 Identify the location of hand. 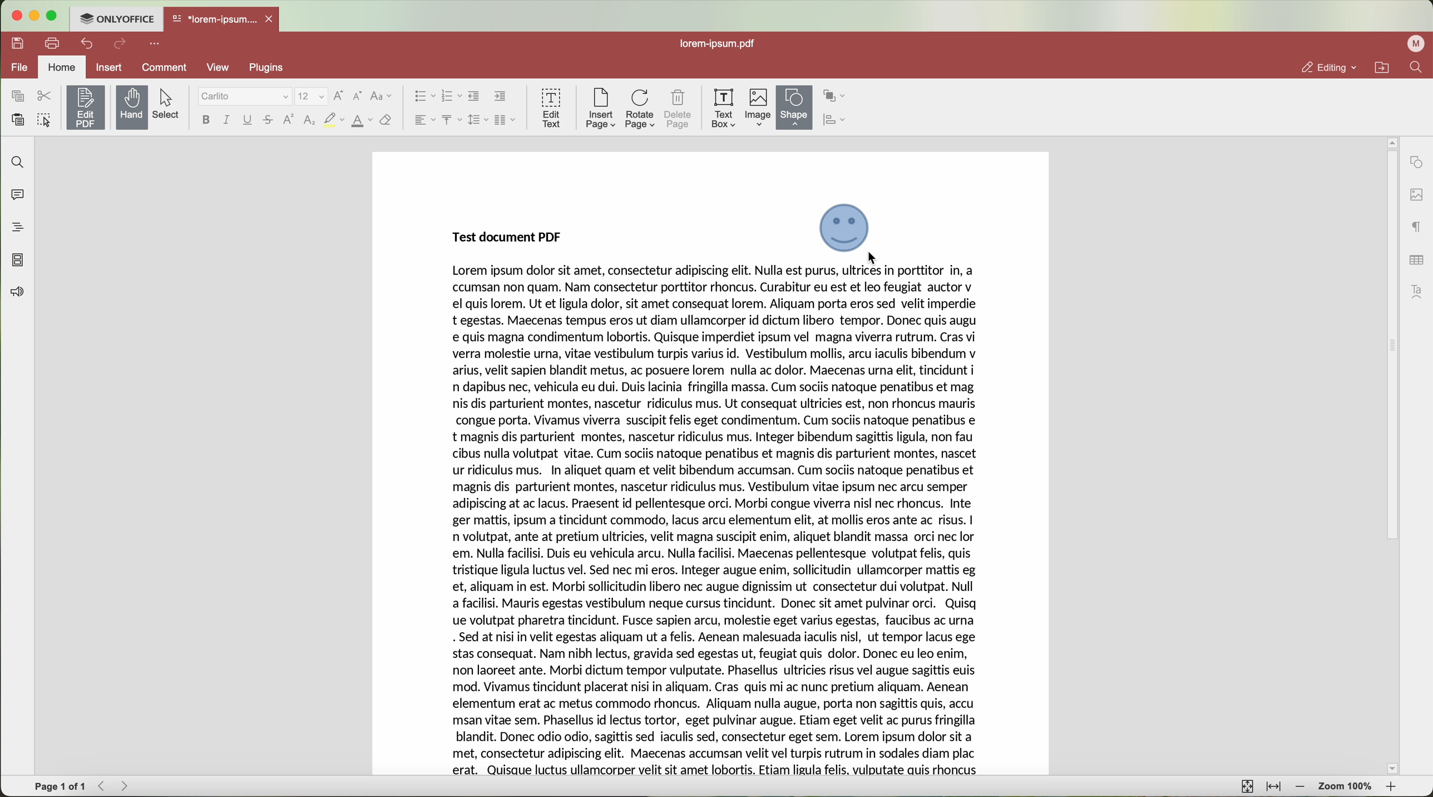
(132, 107).